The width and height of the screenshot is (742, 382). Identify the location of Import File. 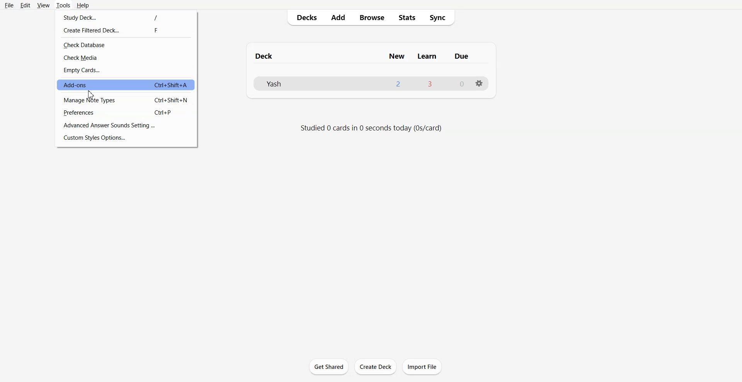
(422, 367).